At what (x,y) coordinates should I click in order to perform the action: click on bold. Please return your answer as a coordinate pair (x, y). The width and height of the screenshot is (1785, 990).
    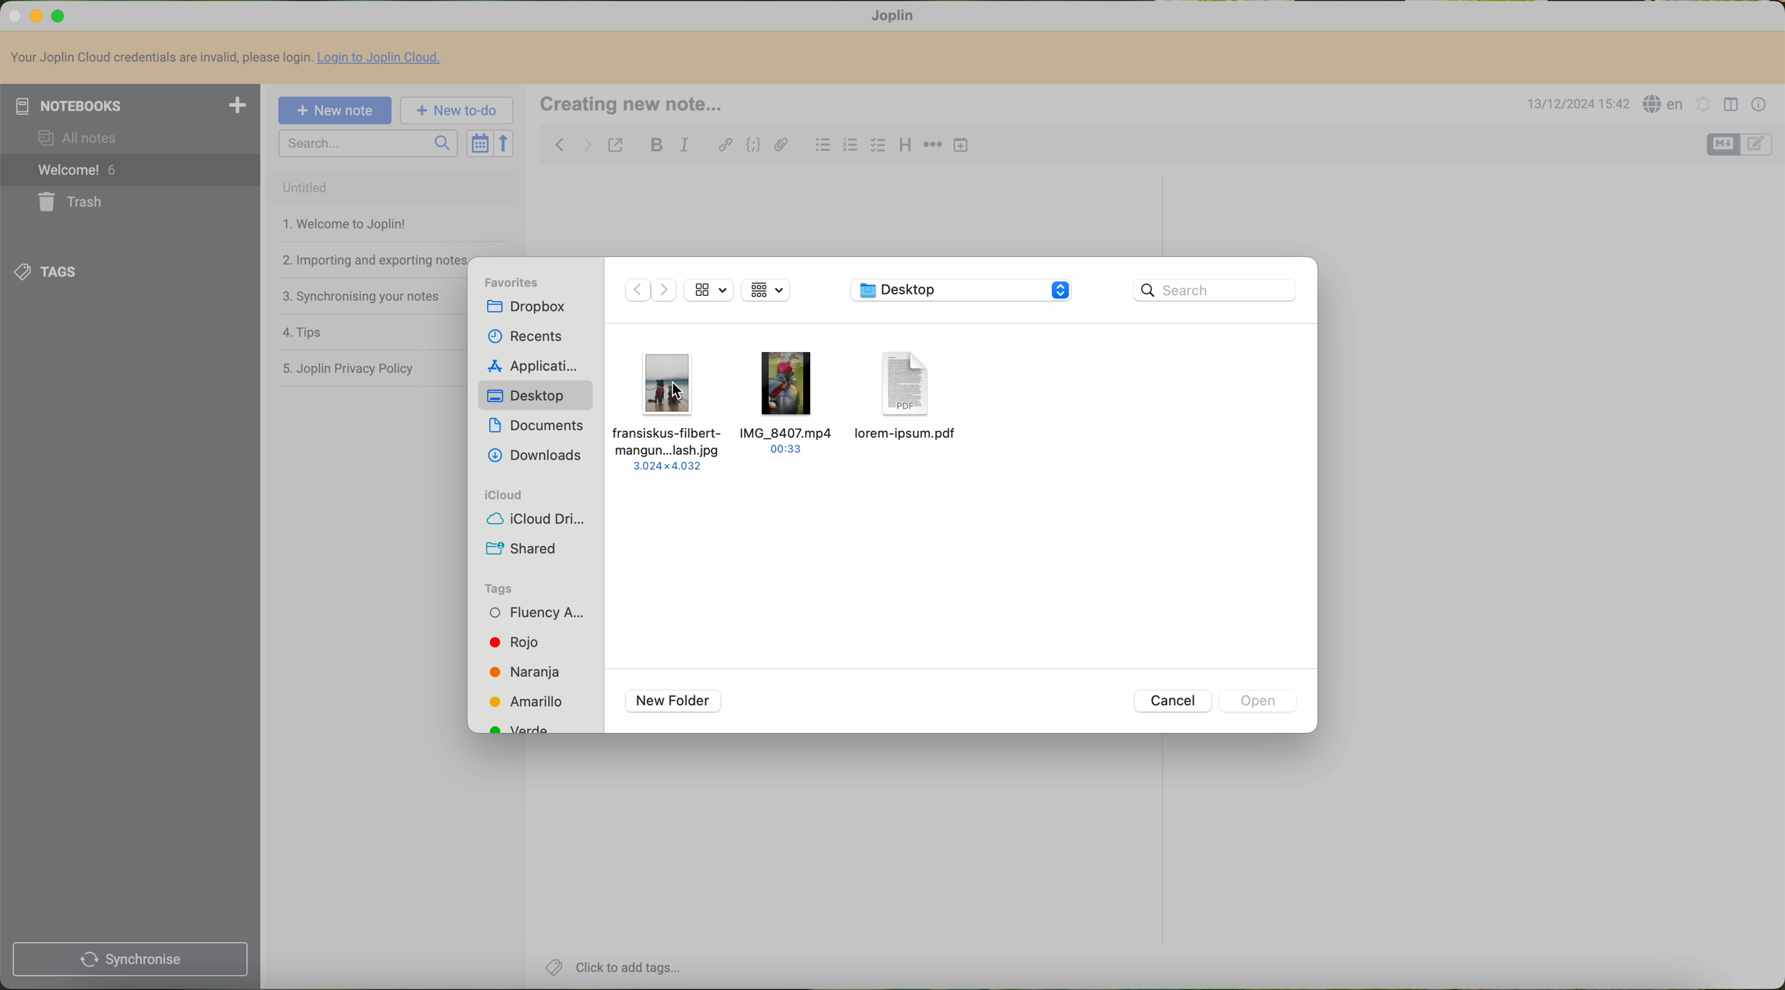
    Looking at the image, I should click on (657, 145).